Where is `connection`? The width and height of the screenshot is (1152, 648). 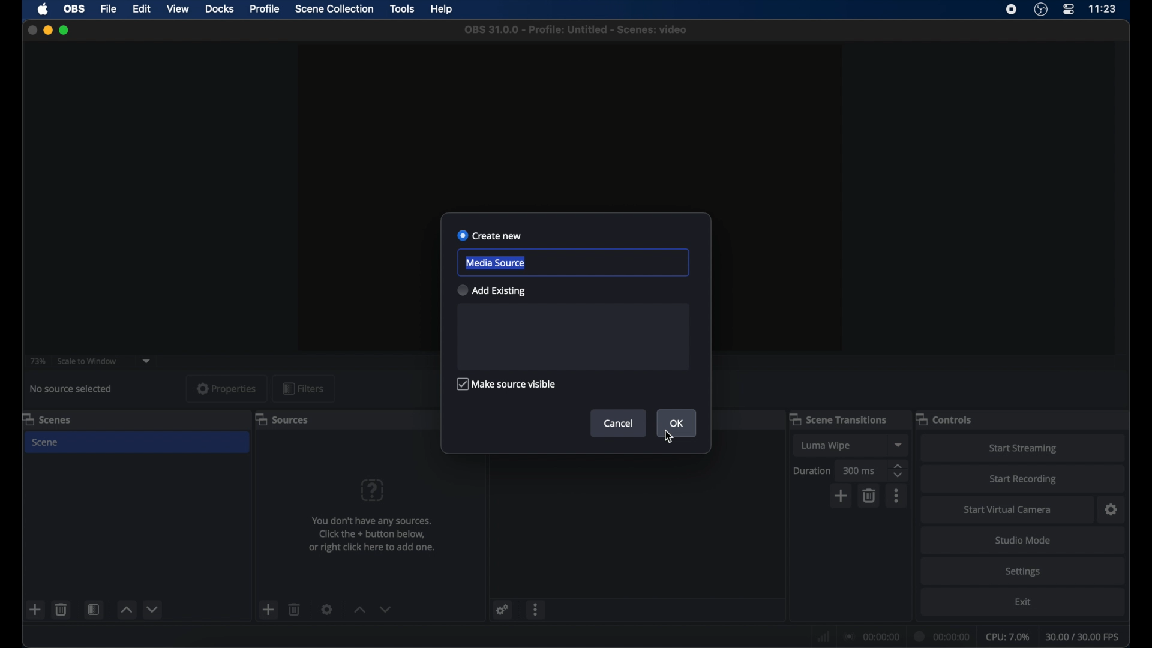
connection is located at coordinates (872, 637).